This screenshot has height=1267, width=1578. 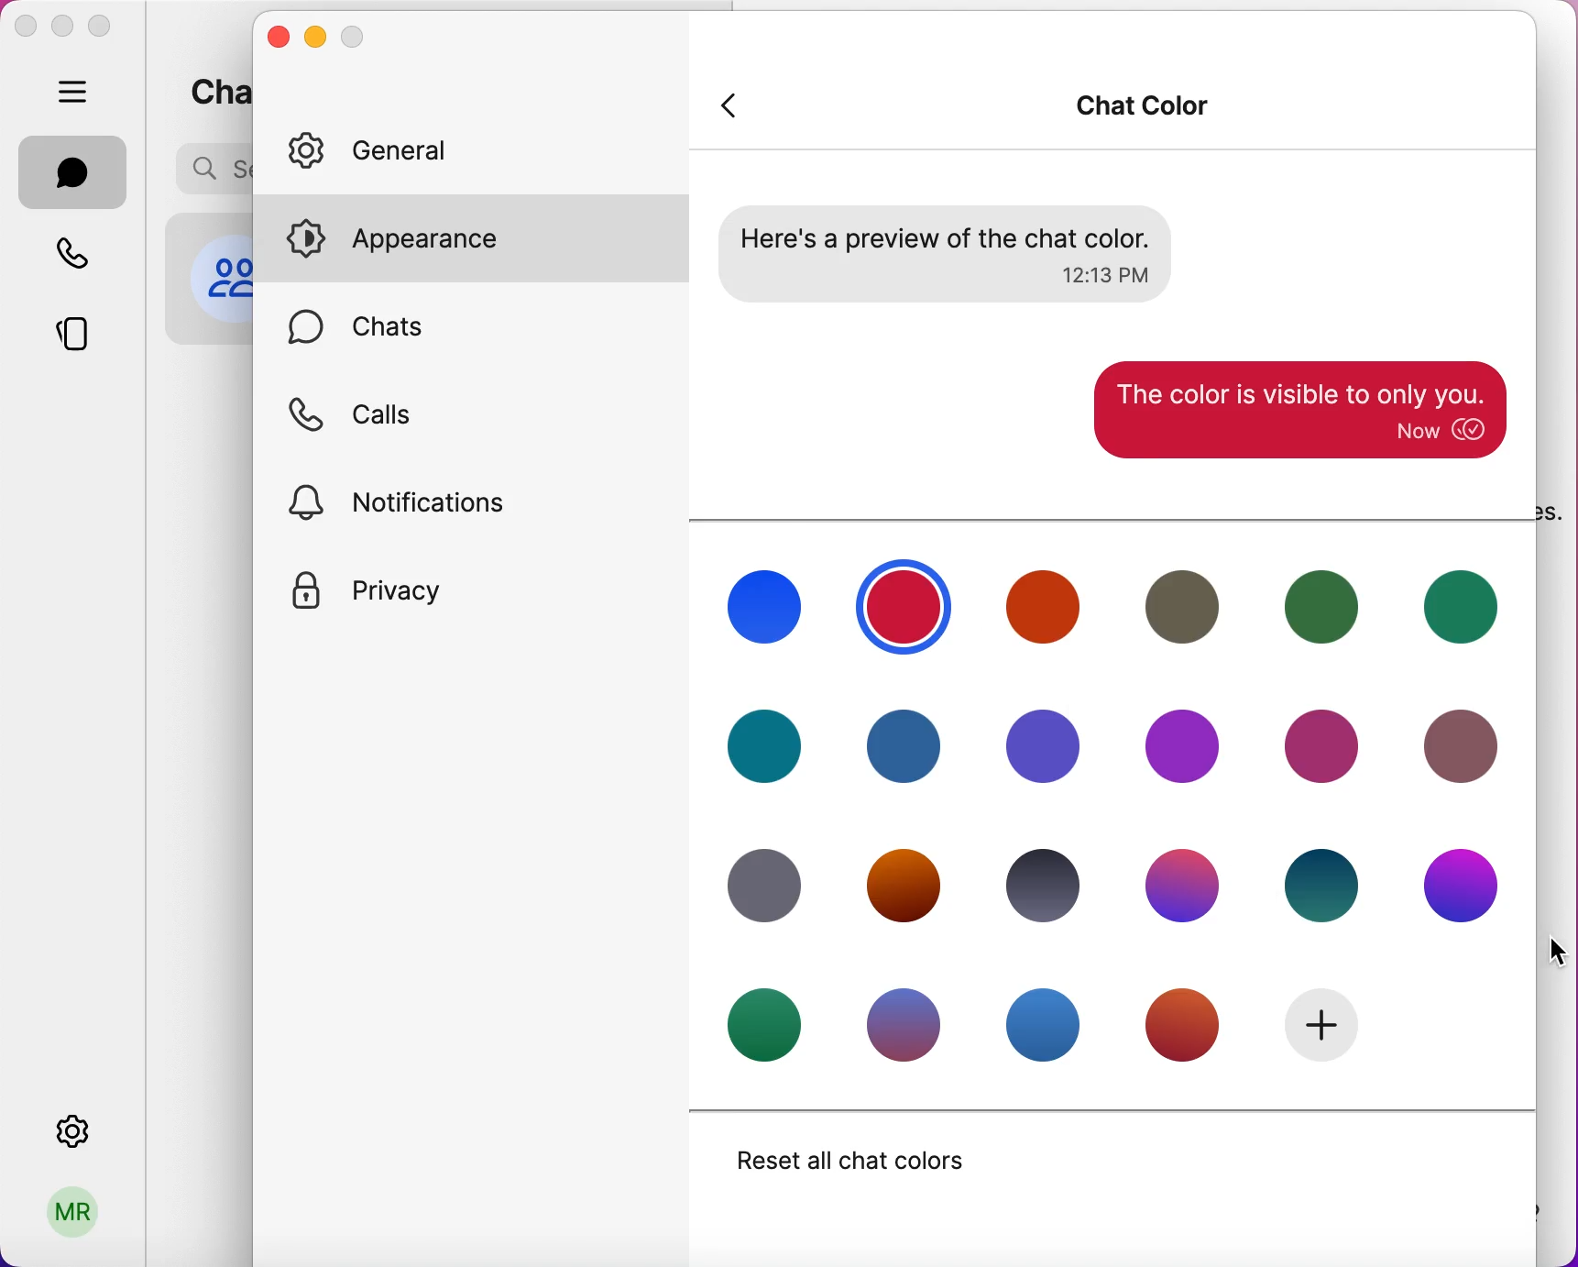 I want to click on preview of chat color, so click(x=973, y=259).